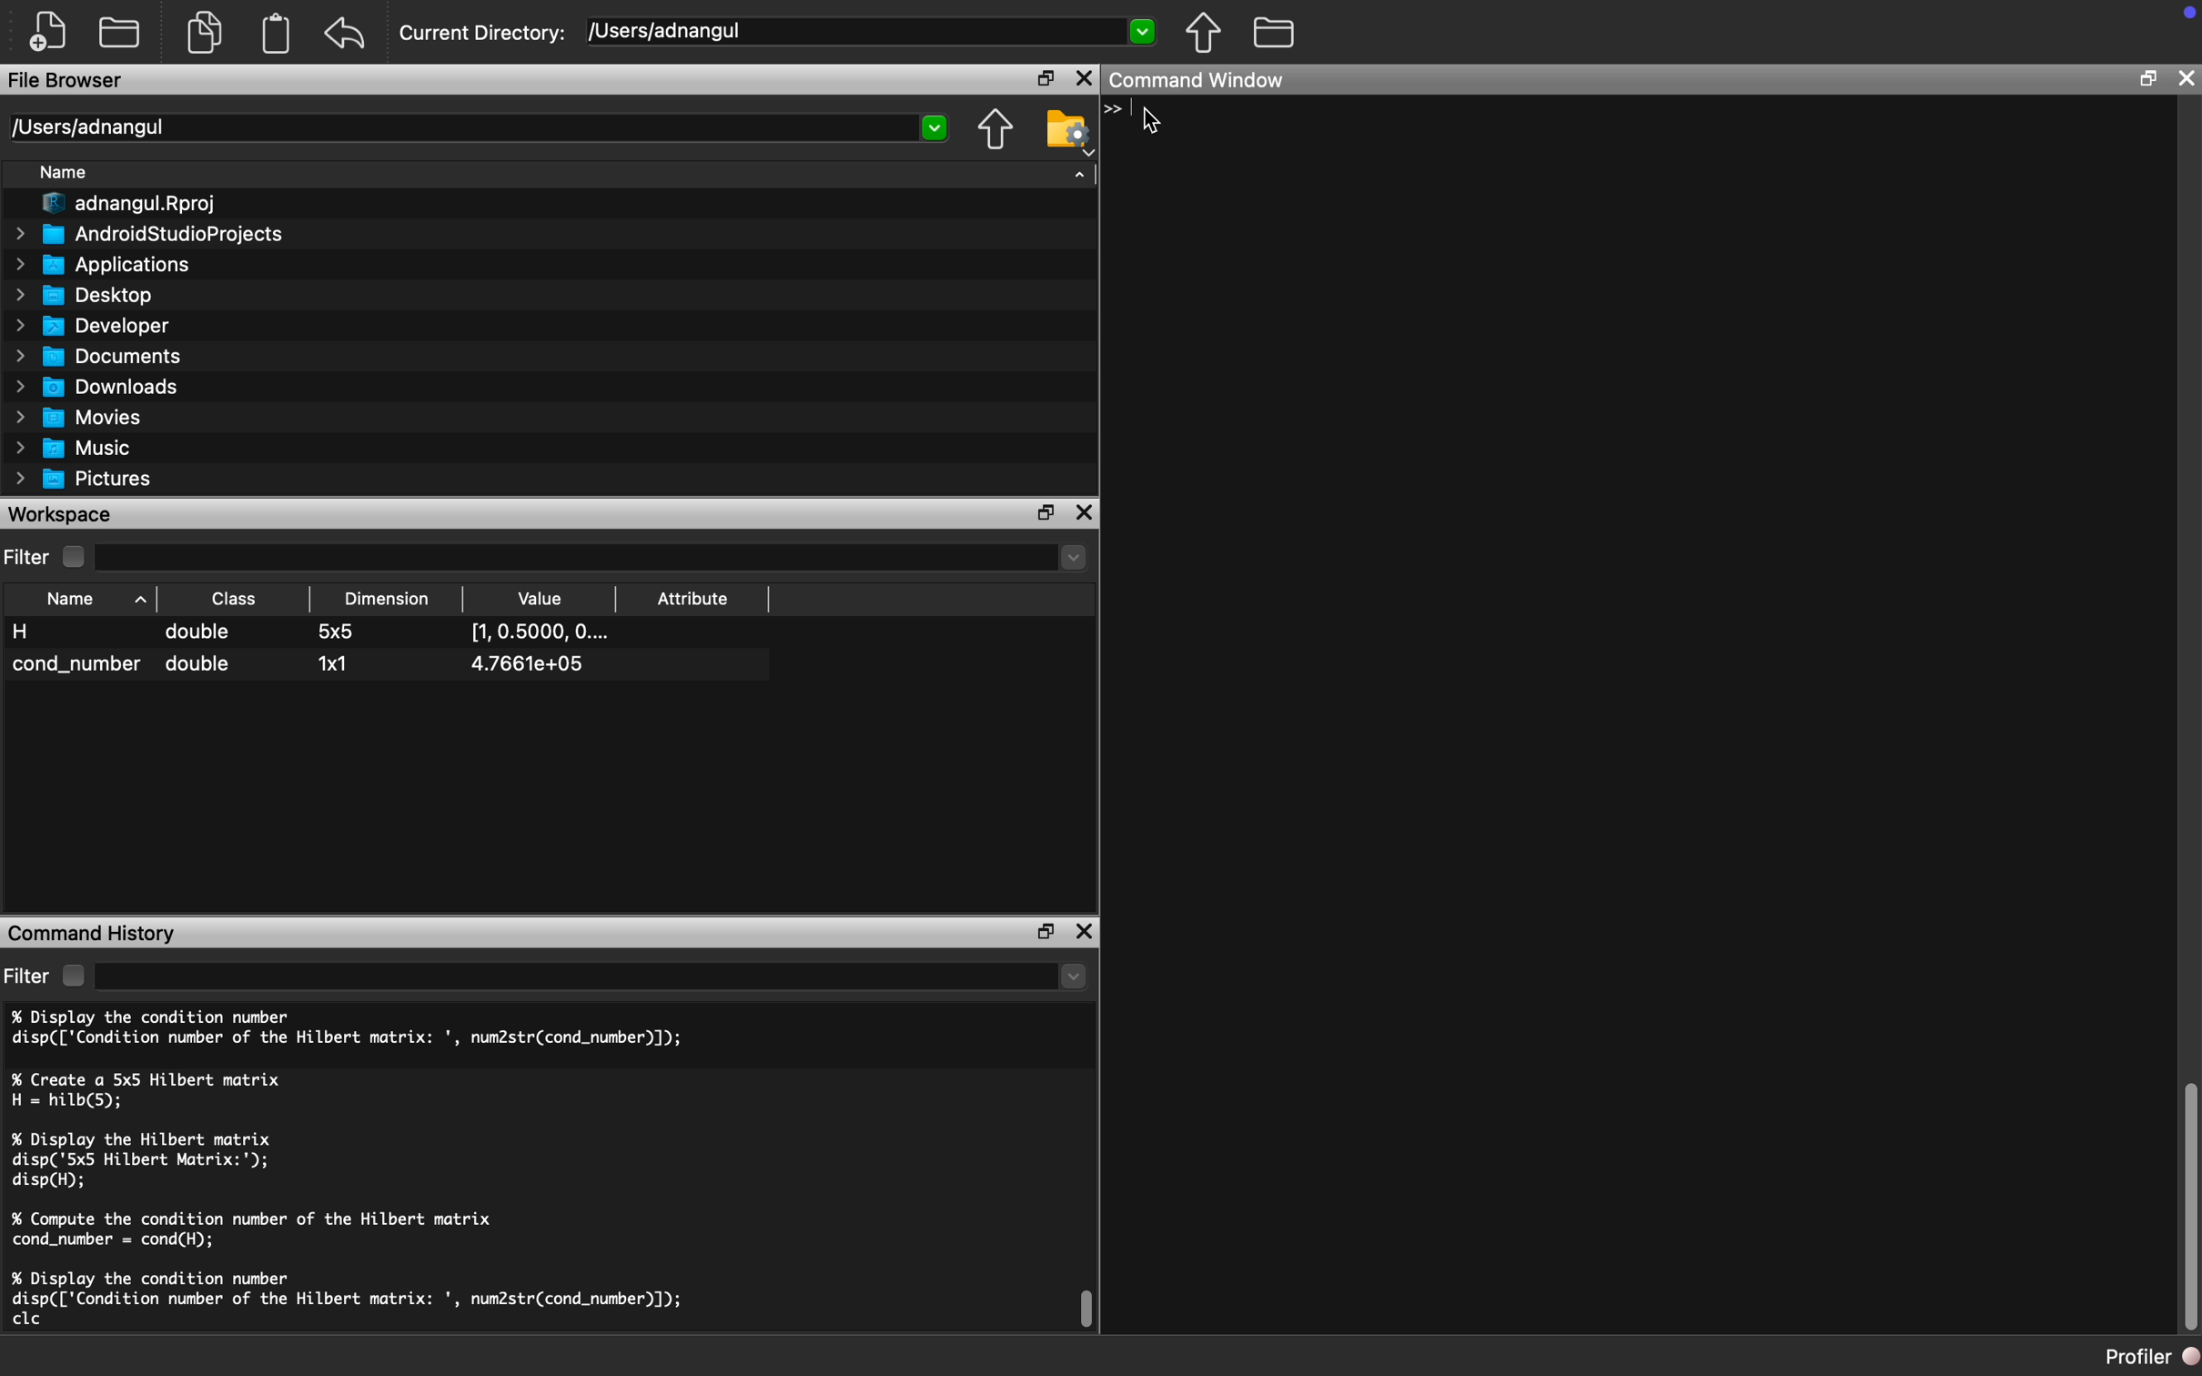  What do you see at coordinates (103, 266) in the screenshot?
I see `Applications` at bounding box center [103, 266].